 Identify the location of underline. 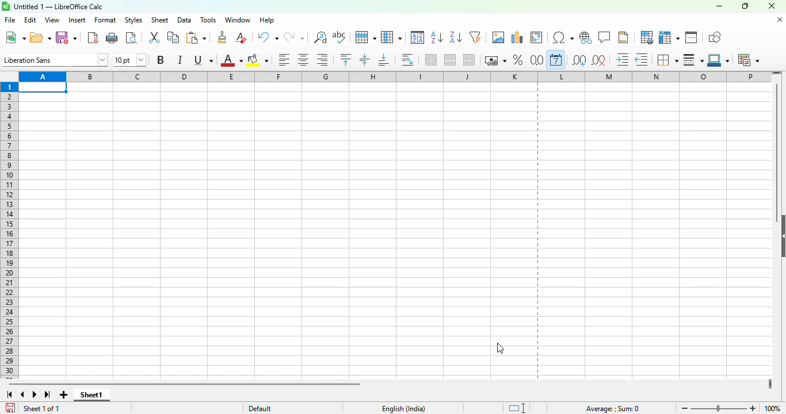
(203, 60).